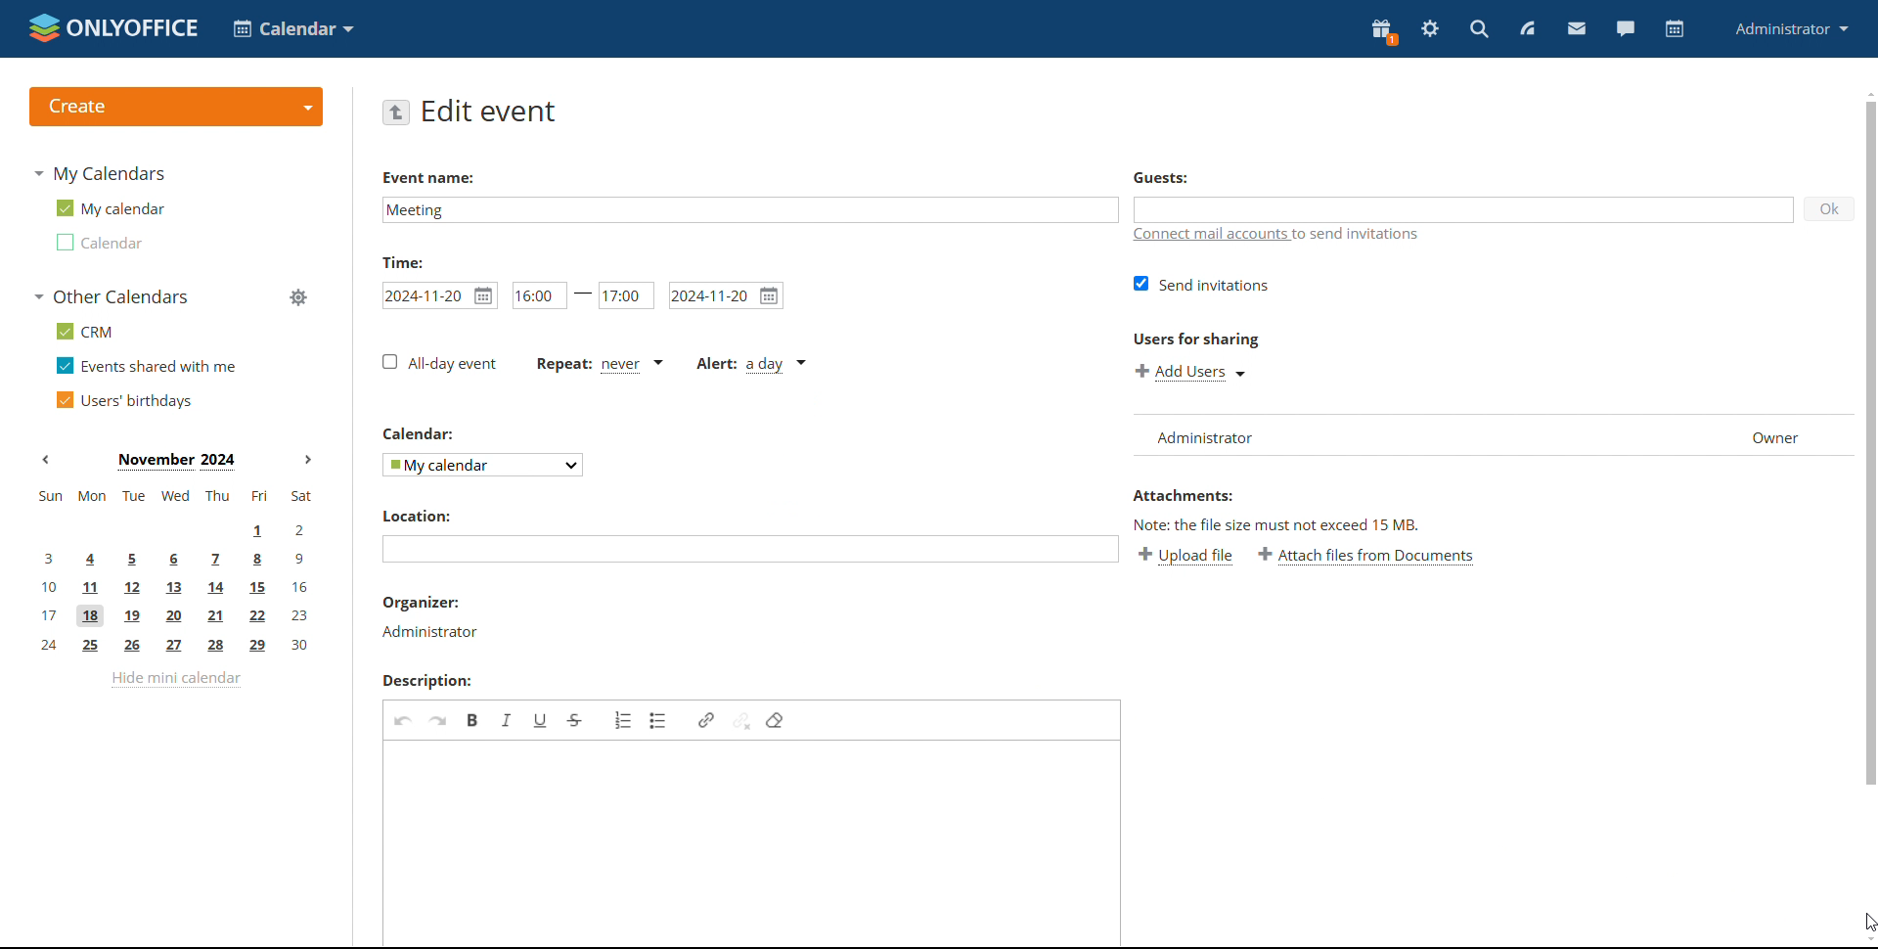 This screenshot has width=1878, height=949. What do you see at coordinates (1295, 239) in the screenshot?
I see `connect mail accounts` at bounding box center [1295, 239].